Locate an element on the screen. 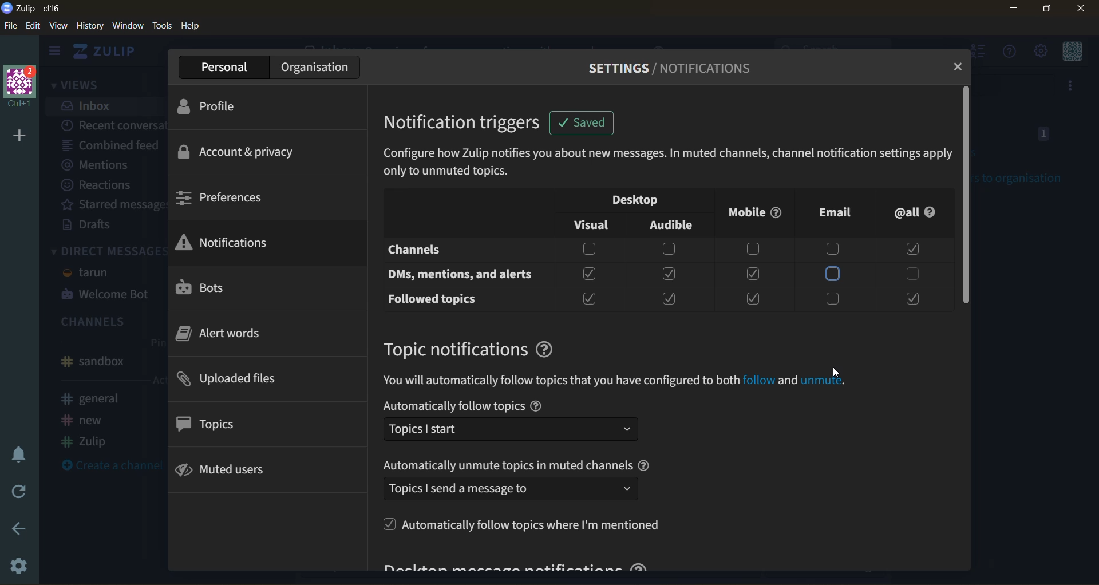 This screenshot has height=585, width=1099. minimize is located at coordinates (1010, 10).